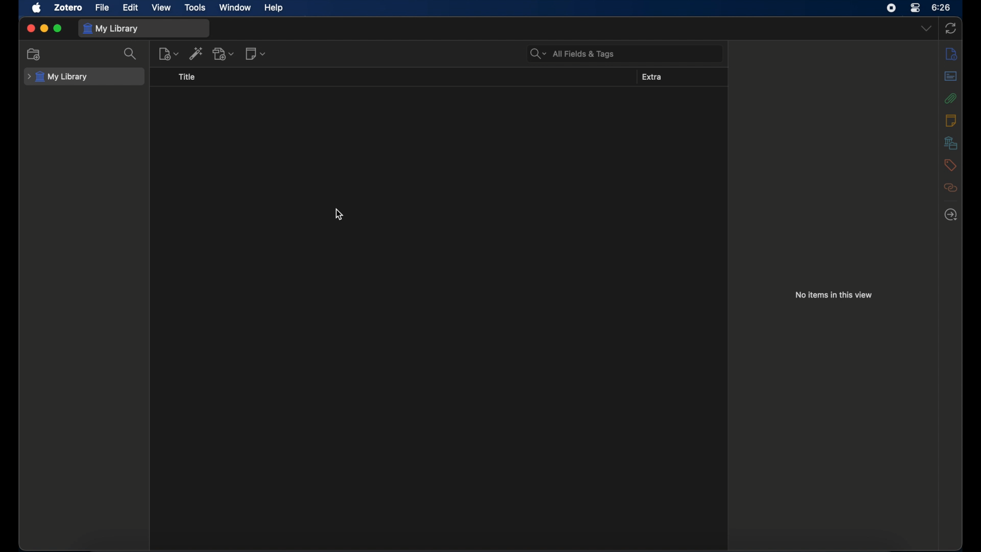 The width and height of the screenshot is (981, 552). Describe the element at coordinates (235, 7) in the screenshot. I see `window` at that location.